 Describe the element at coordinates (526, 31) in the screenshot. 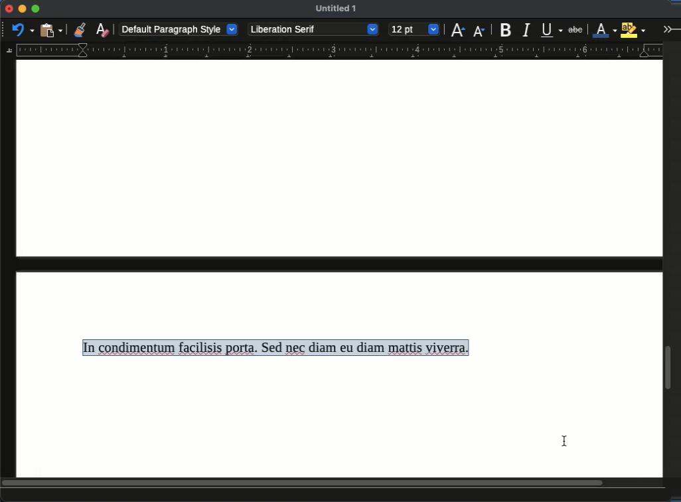

I see `italic` at that location.